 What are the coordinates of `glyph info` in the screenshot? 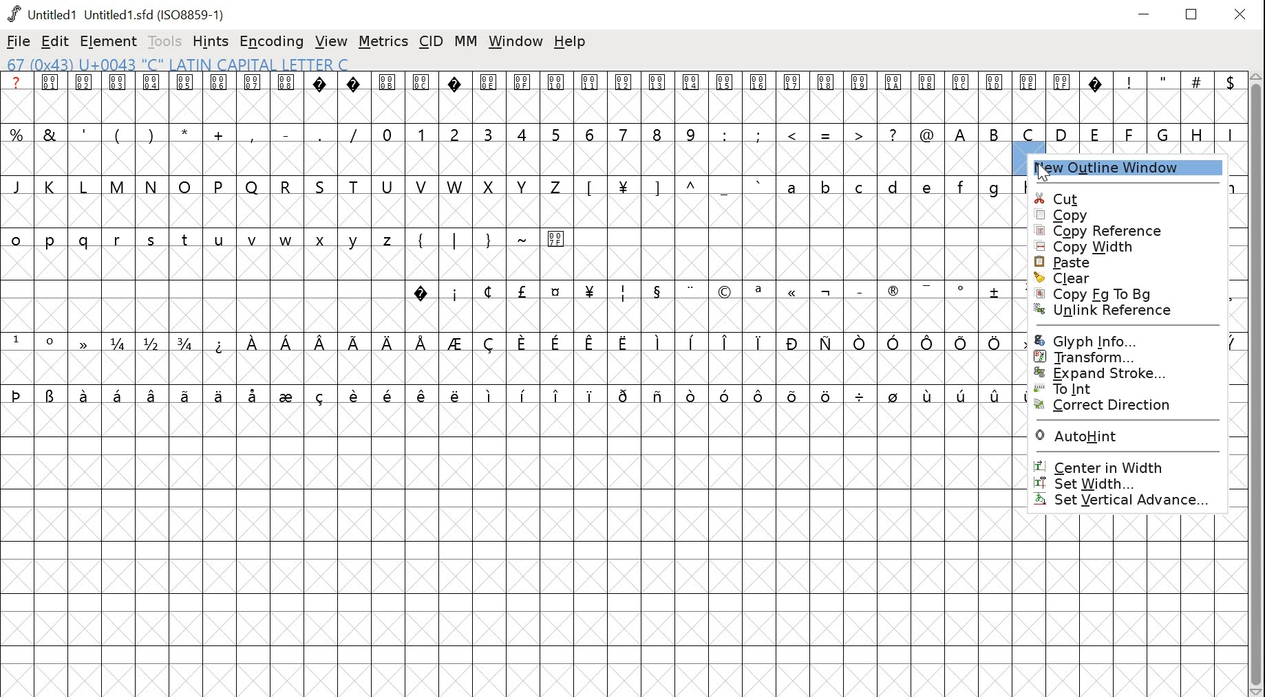 It's located at (1120, 340).